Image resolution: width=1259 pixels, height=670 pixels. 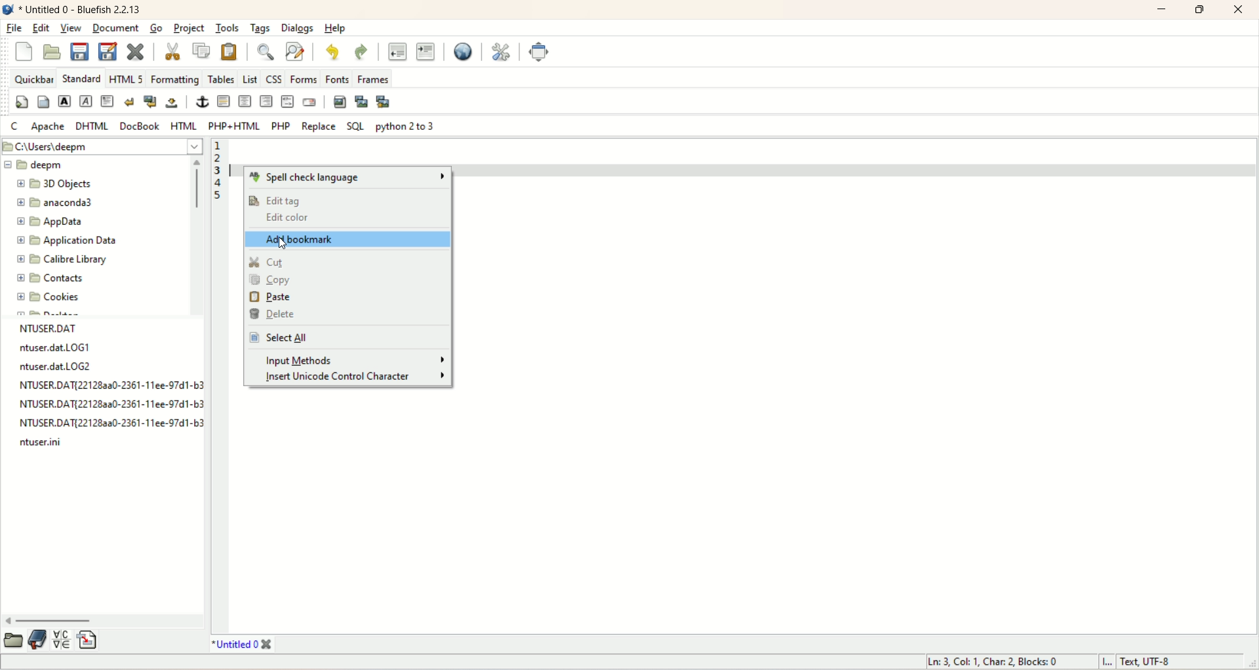 I want to click on maximize, so click(x=1199, y=10).